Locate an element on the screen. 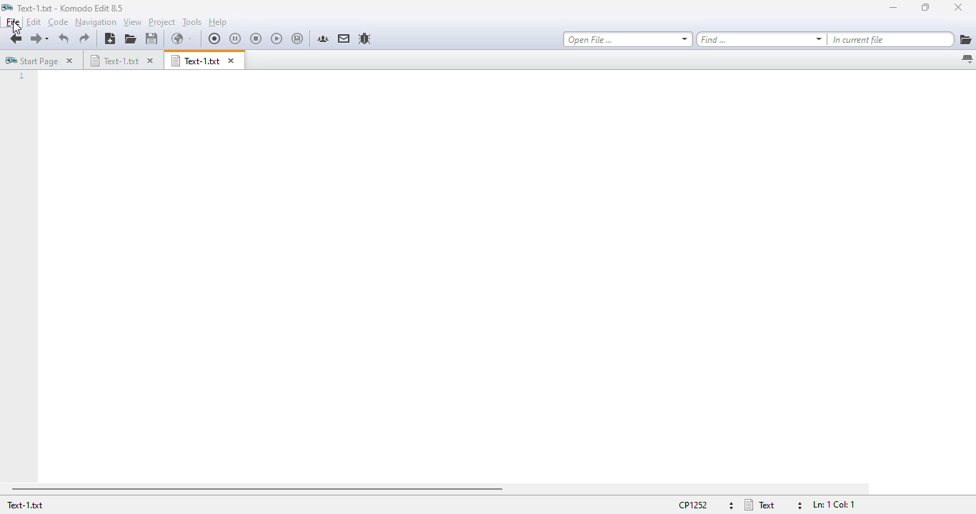 The image size is (976, 514). horizontal scroll bar is located at coordinates (257, 489).